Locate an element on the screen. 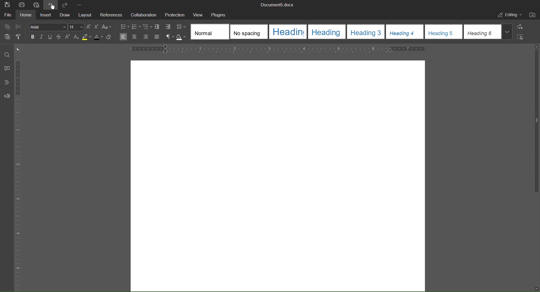 This screenshot has width=540, height=292. numbering is located at coordinates (136, 27).